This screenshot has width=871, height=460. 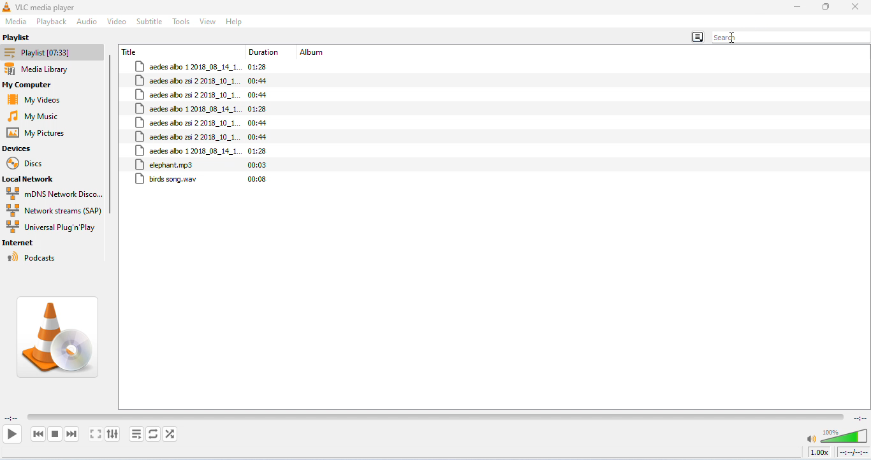 What do you see at coordinates (258, 165) in the screenshot?
I see `00:03` at bounding box center [258, 165].